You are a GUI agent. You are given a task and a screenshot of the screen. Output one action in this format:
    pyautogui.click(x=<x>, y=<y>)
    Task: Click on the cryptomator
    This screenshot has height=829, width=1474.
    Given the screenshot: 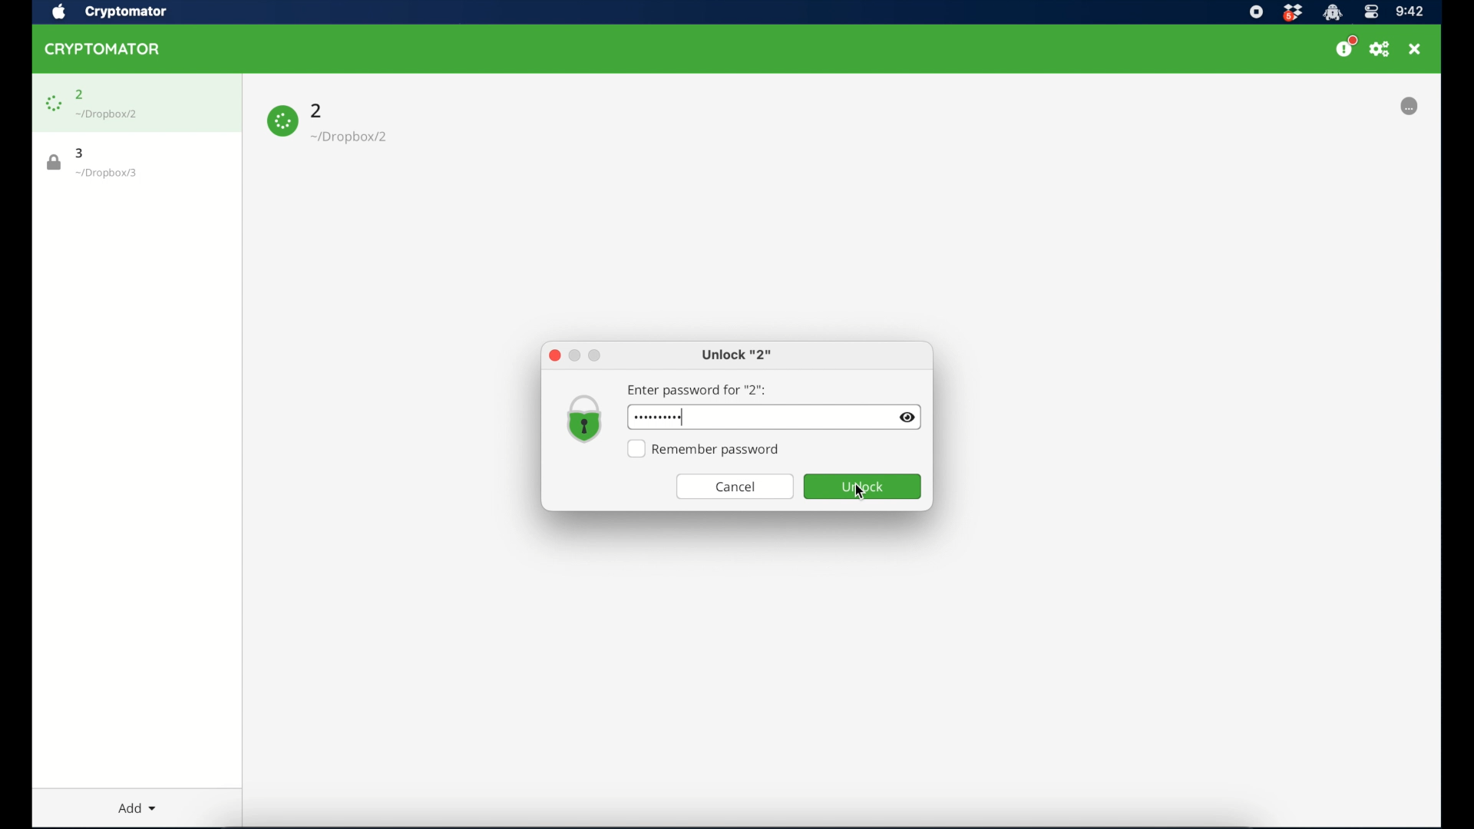 What is the action you would take?
    pyautogui.click(x=103, y=48)
    